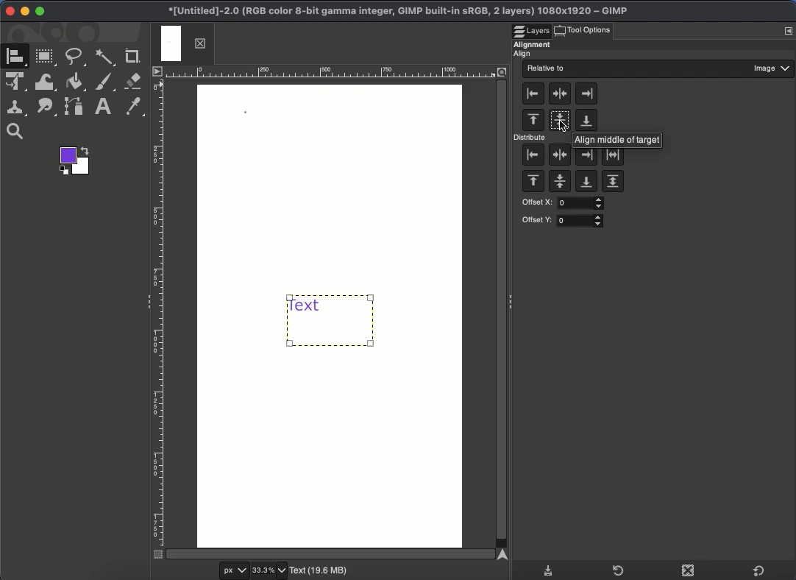 The height and width of the screenshot is (580, 796). I want to click on Unified transformation, so click(18, 83).